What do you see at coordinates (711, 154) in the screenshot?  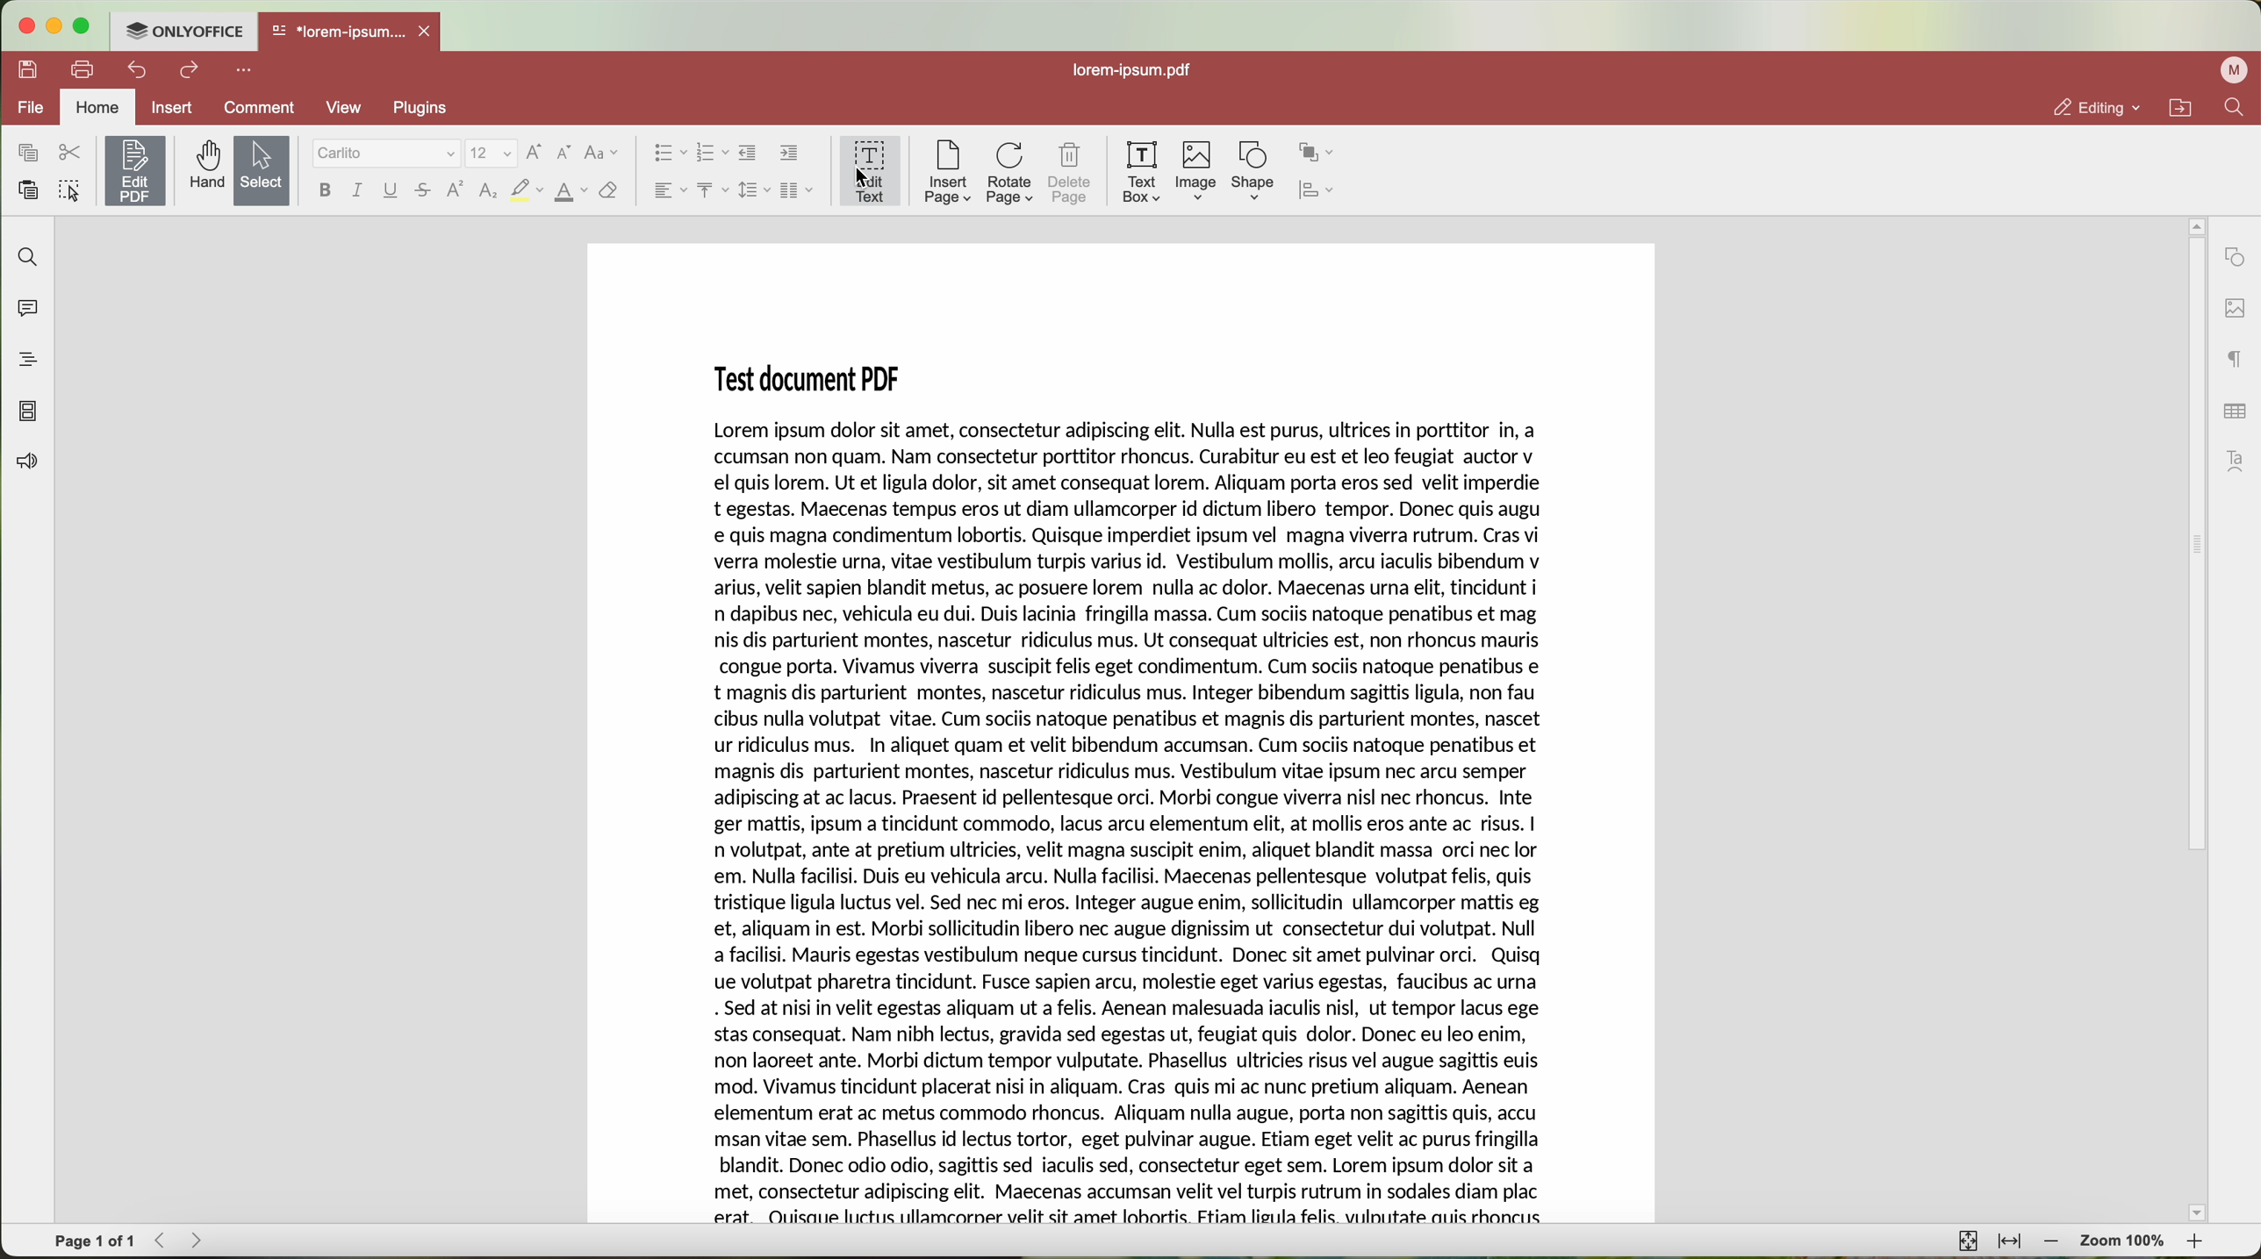 I see `numbered list` at bounding box center [711, 154].